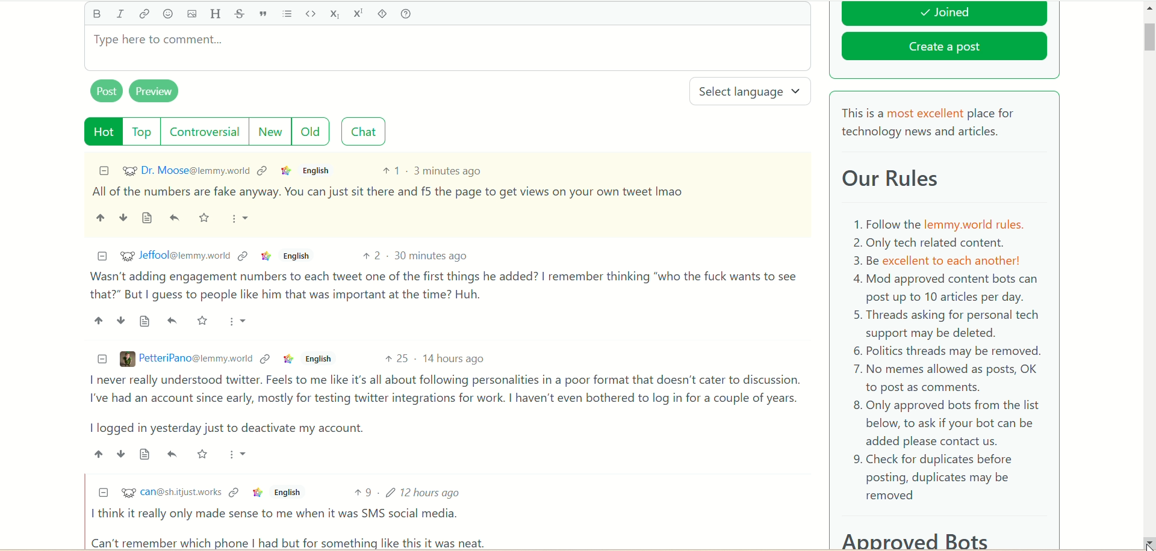 The height and width of the screenshot is (551, 1156). I want to click on Link, so click(257, 493).